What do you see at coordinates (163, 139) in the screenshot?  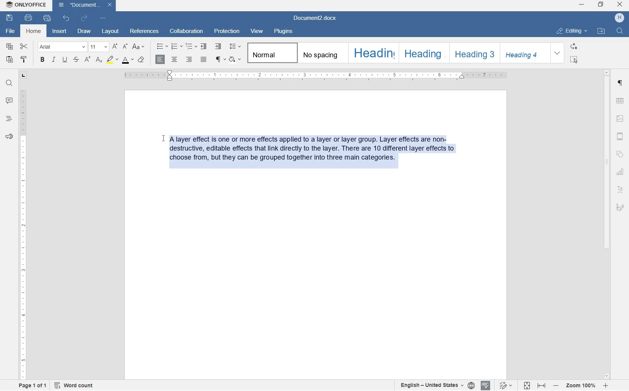 I see `cursor` at bounding box center [163, 139].